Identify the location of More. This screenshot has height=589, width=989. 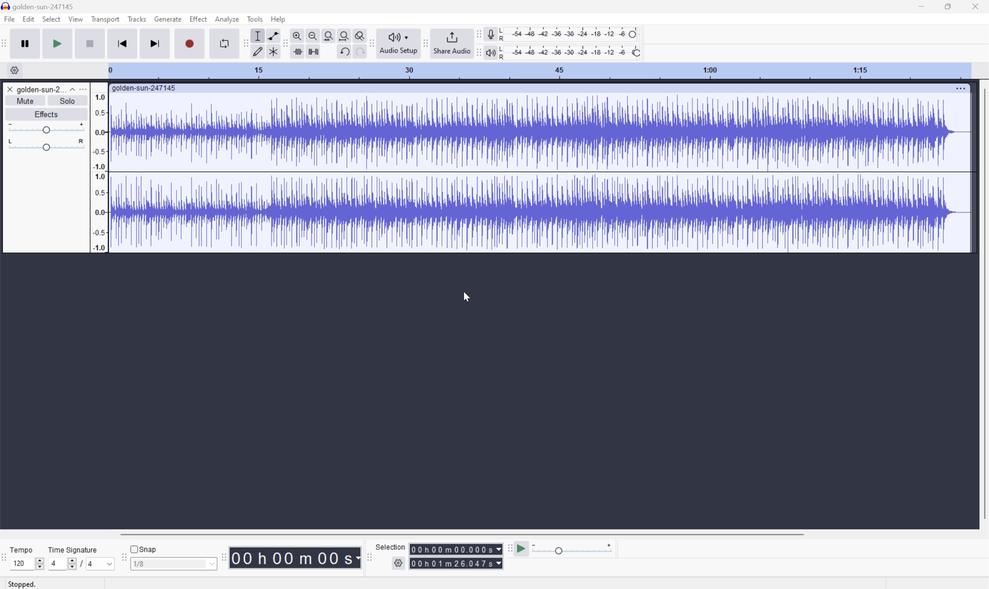
(959, 87).